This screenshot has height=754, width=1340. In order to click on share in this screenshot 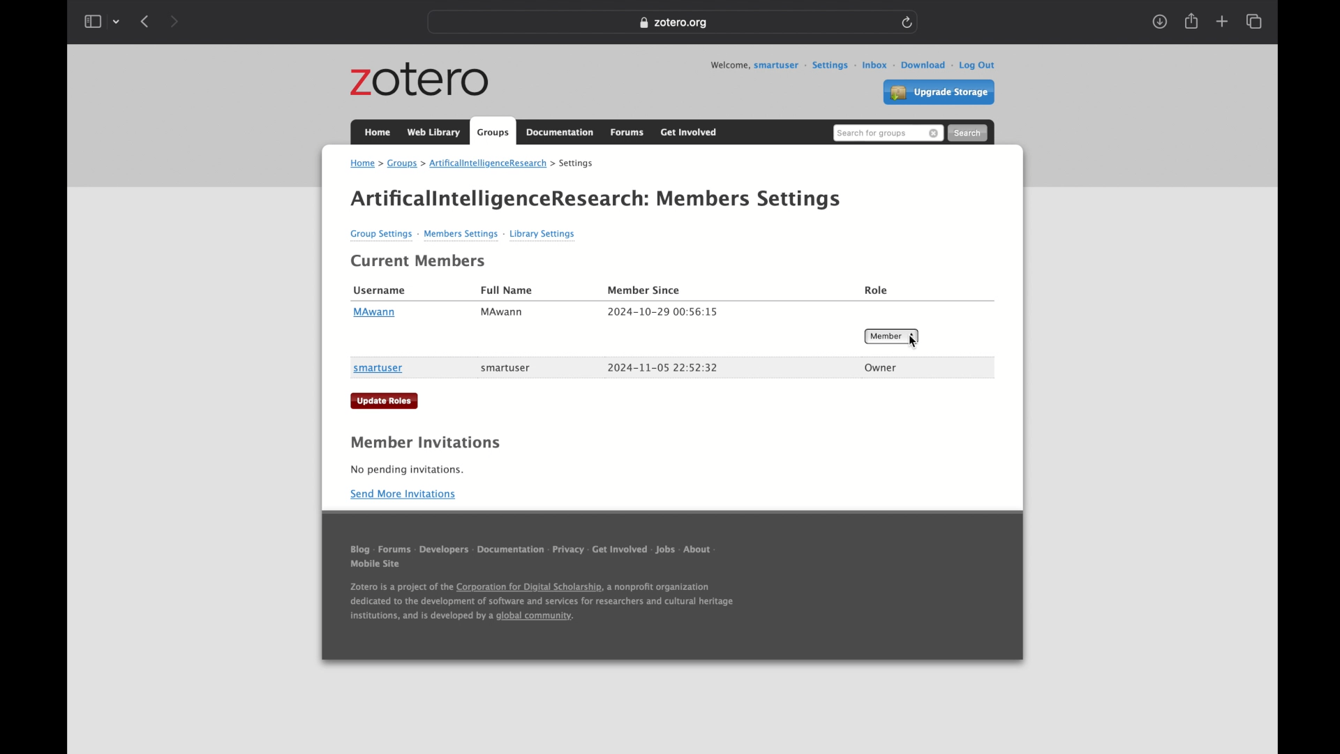, I will do `click(1191, 21)`.